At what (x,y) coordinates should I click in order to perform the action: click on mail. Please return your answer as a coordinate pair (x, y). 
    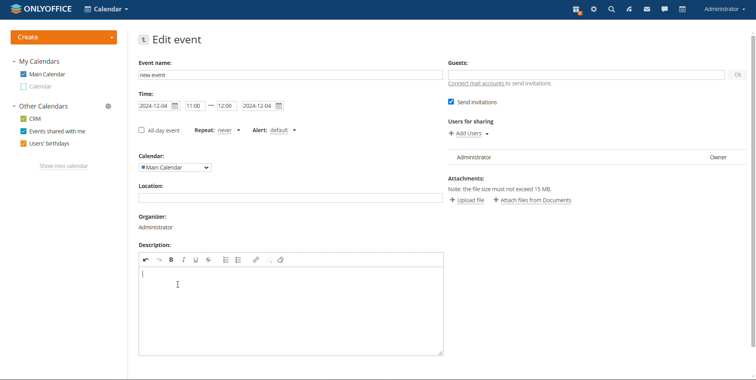
    Looking at the image, I should click on (647, 10).